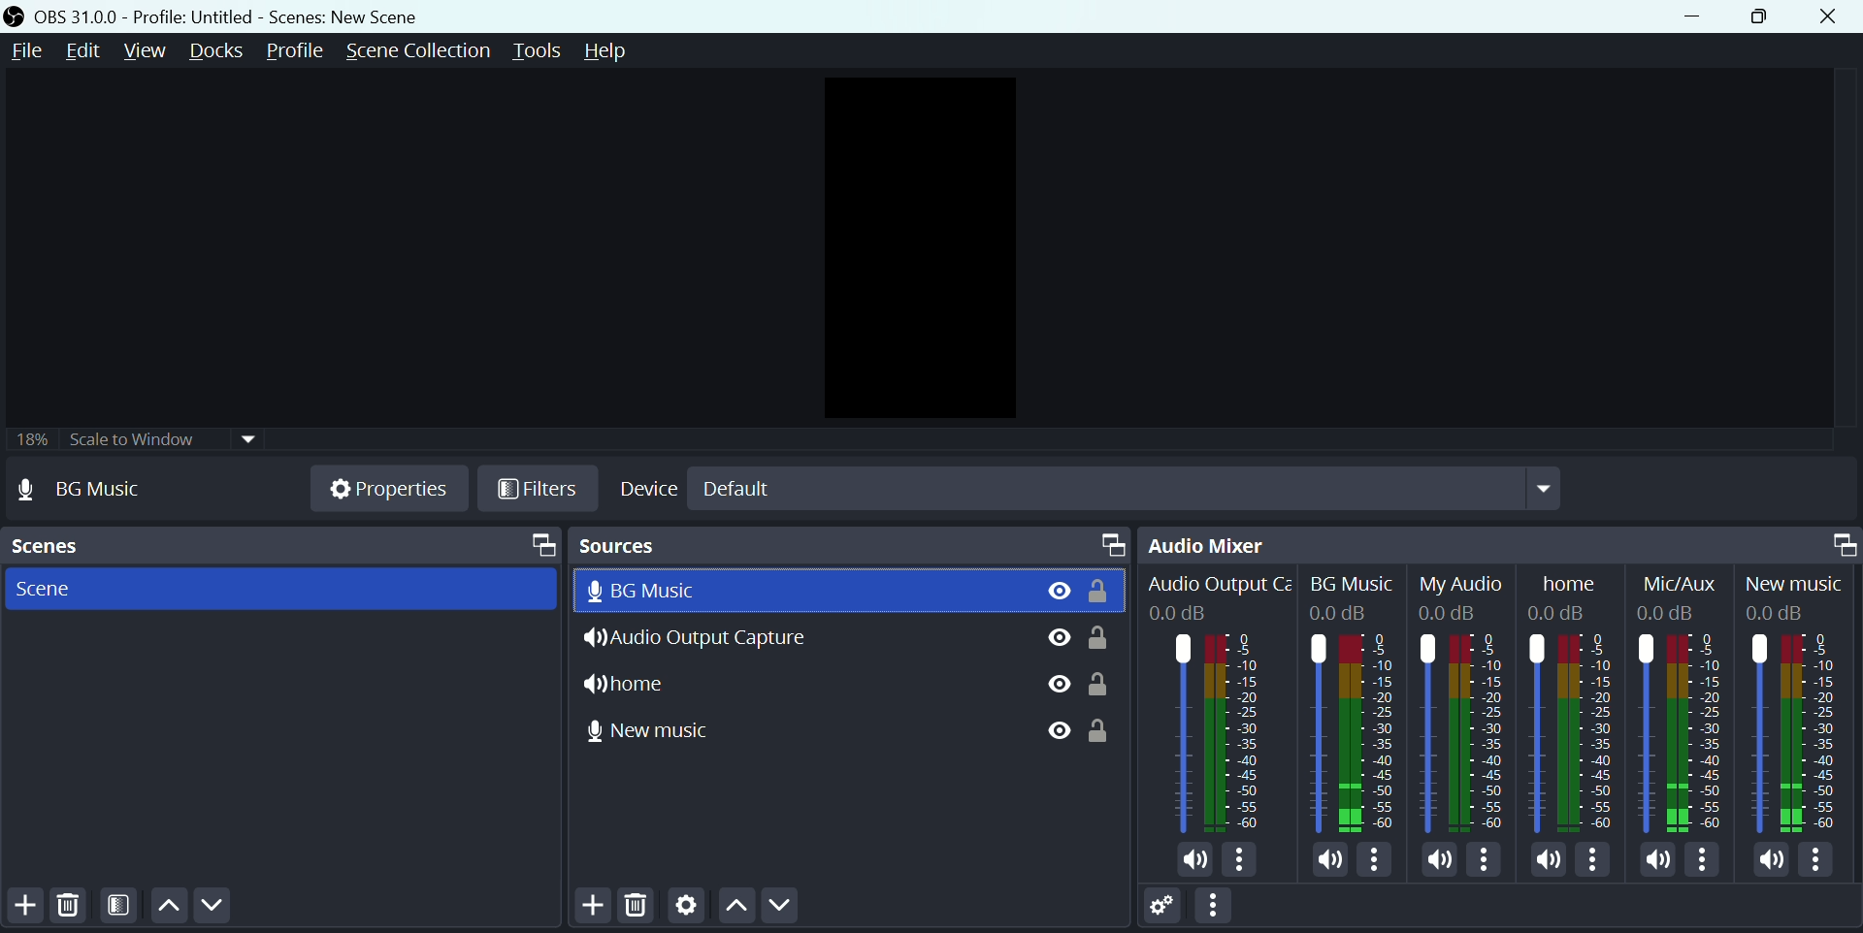  What do you see at coordinates (1050, 730) in the screenshot?
I see `eye` at bounding box center [1050, 730].